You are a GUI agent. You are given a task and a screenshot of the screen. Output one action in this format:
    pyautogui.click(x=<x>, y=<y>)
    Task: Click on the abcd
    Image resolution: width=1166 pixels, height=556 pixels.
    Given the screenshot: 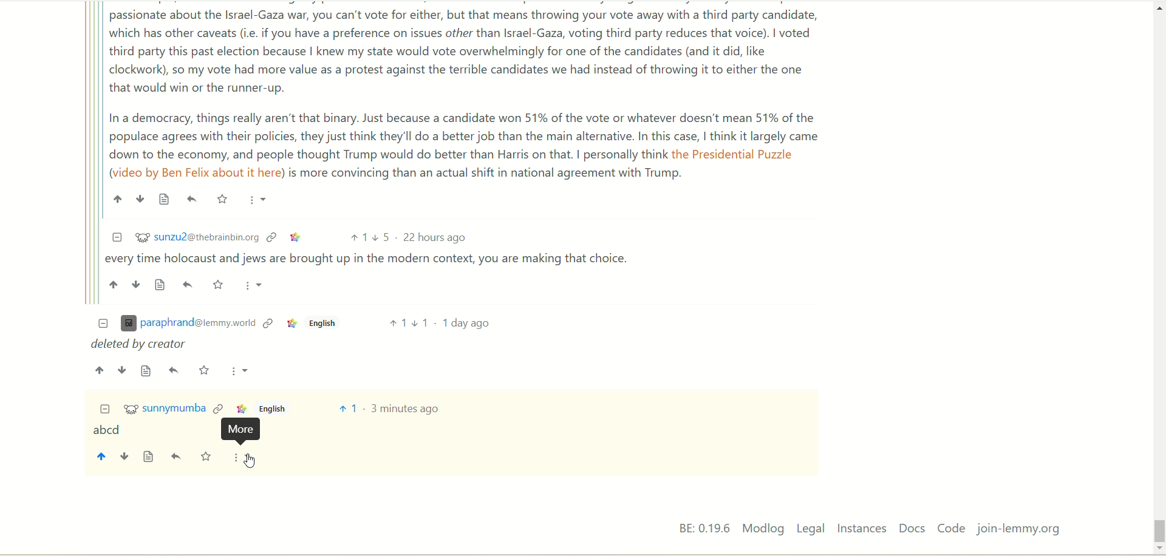 What is the action you would take?
    pyautogui.click(x=106, y=431)
    